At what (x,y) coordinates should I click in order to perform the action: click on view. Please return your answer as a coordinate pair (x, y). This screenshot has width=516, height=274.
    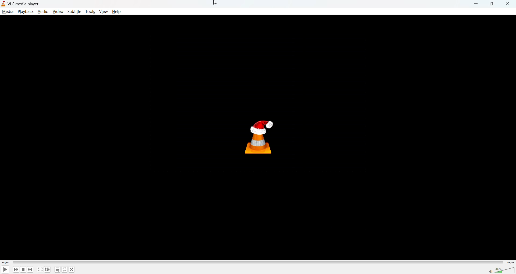
    Looking at the image, I should click on (103, 10).